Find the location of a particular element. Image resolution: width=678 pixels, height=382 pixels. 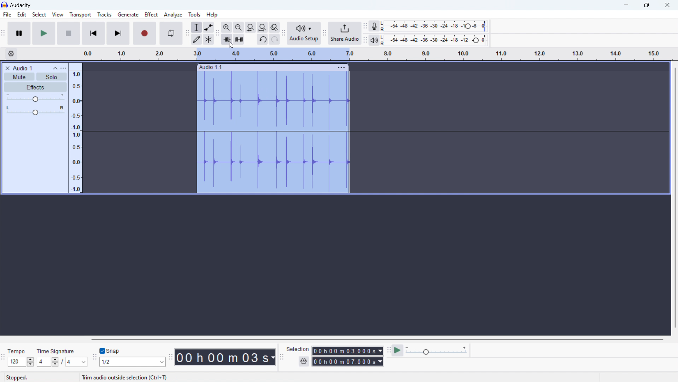

file is located at coordinates (7, 15).